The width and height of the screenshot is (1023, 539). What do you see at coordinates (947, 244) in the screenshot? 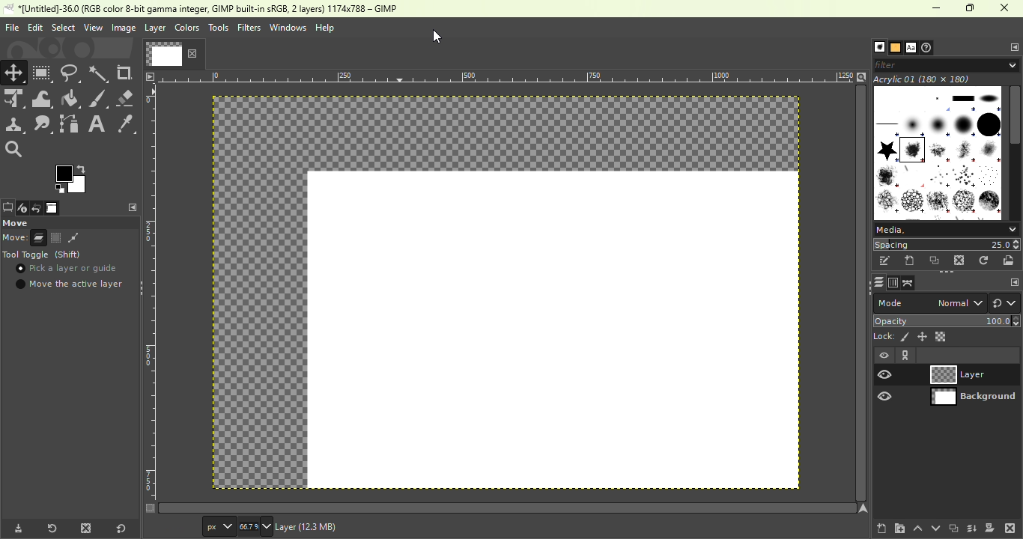
I see `Spacing` at bounding box center [947, 244].